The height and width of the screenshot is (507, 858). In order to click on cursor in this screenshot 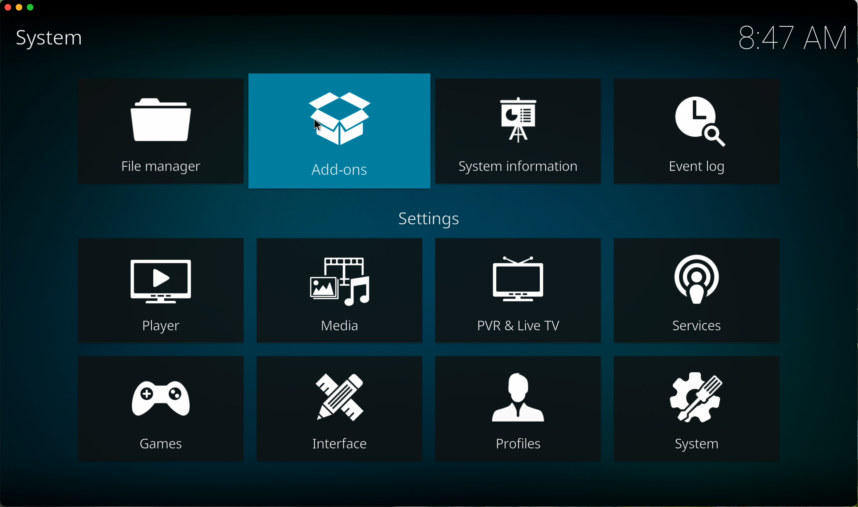, I will do `click(323, 125)`.